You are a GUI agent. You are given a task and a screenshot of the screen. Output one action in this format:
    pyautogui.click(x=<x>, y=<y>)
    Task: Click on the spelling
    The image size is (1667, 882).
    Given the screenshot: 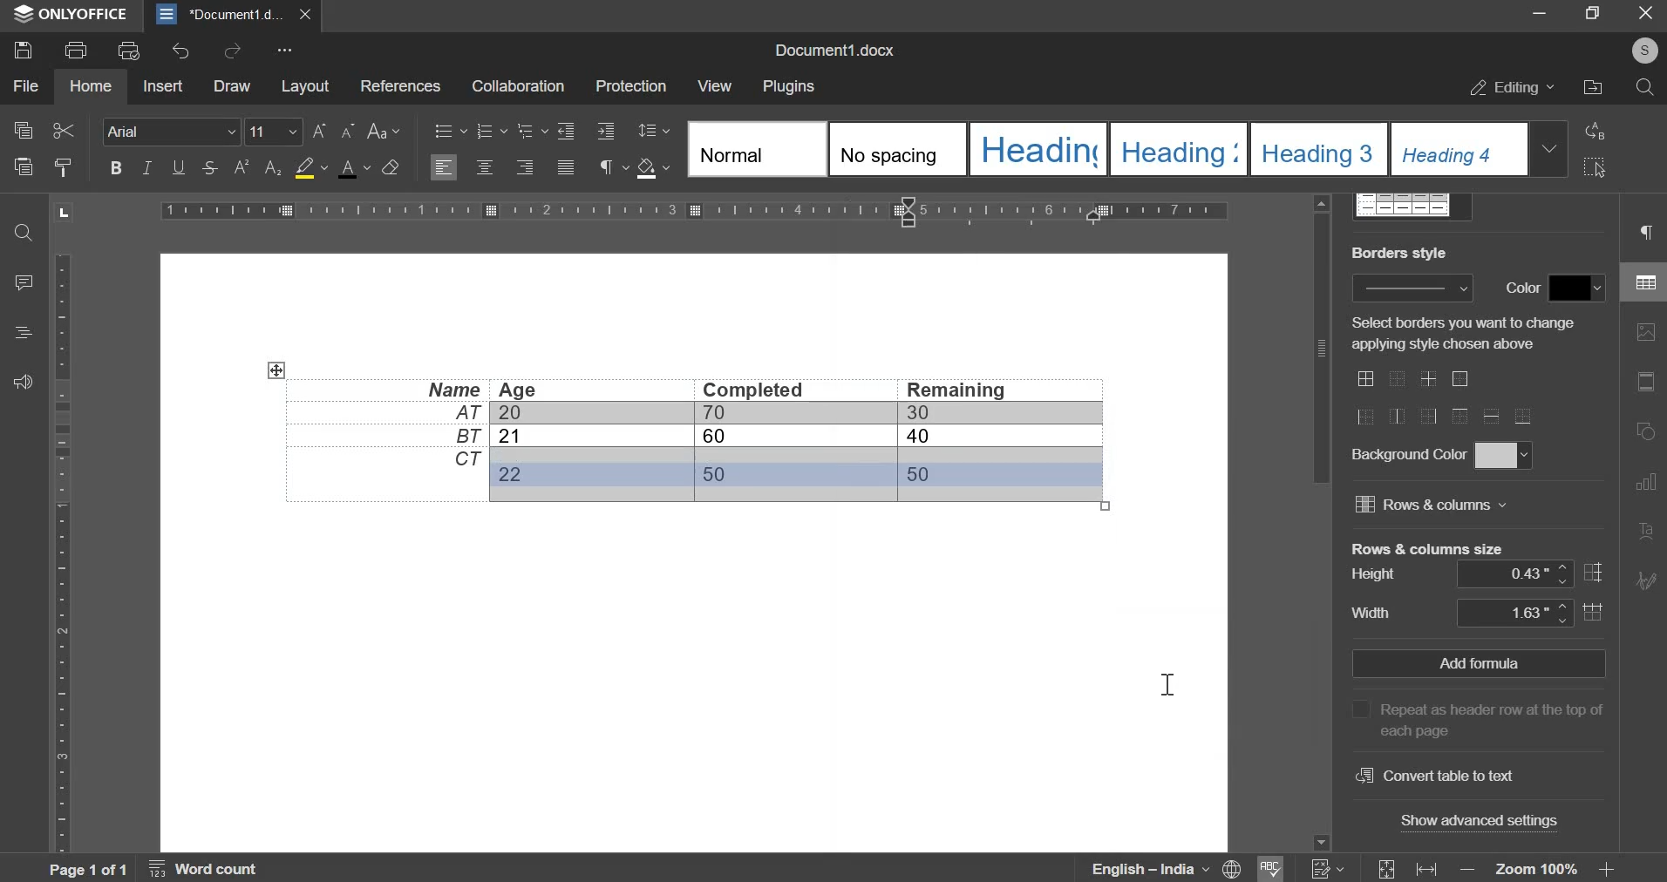 What is the action you would take?
    pyautogui.click(x=1276, y=866)
    